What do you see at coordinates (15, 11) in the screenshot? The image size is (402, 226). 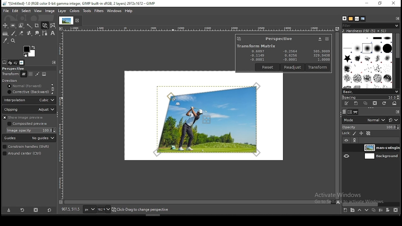 I see `edit` at bounding box center [15, 11].